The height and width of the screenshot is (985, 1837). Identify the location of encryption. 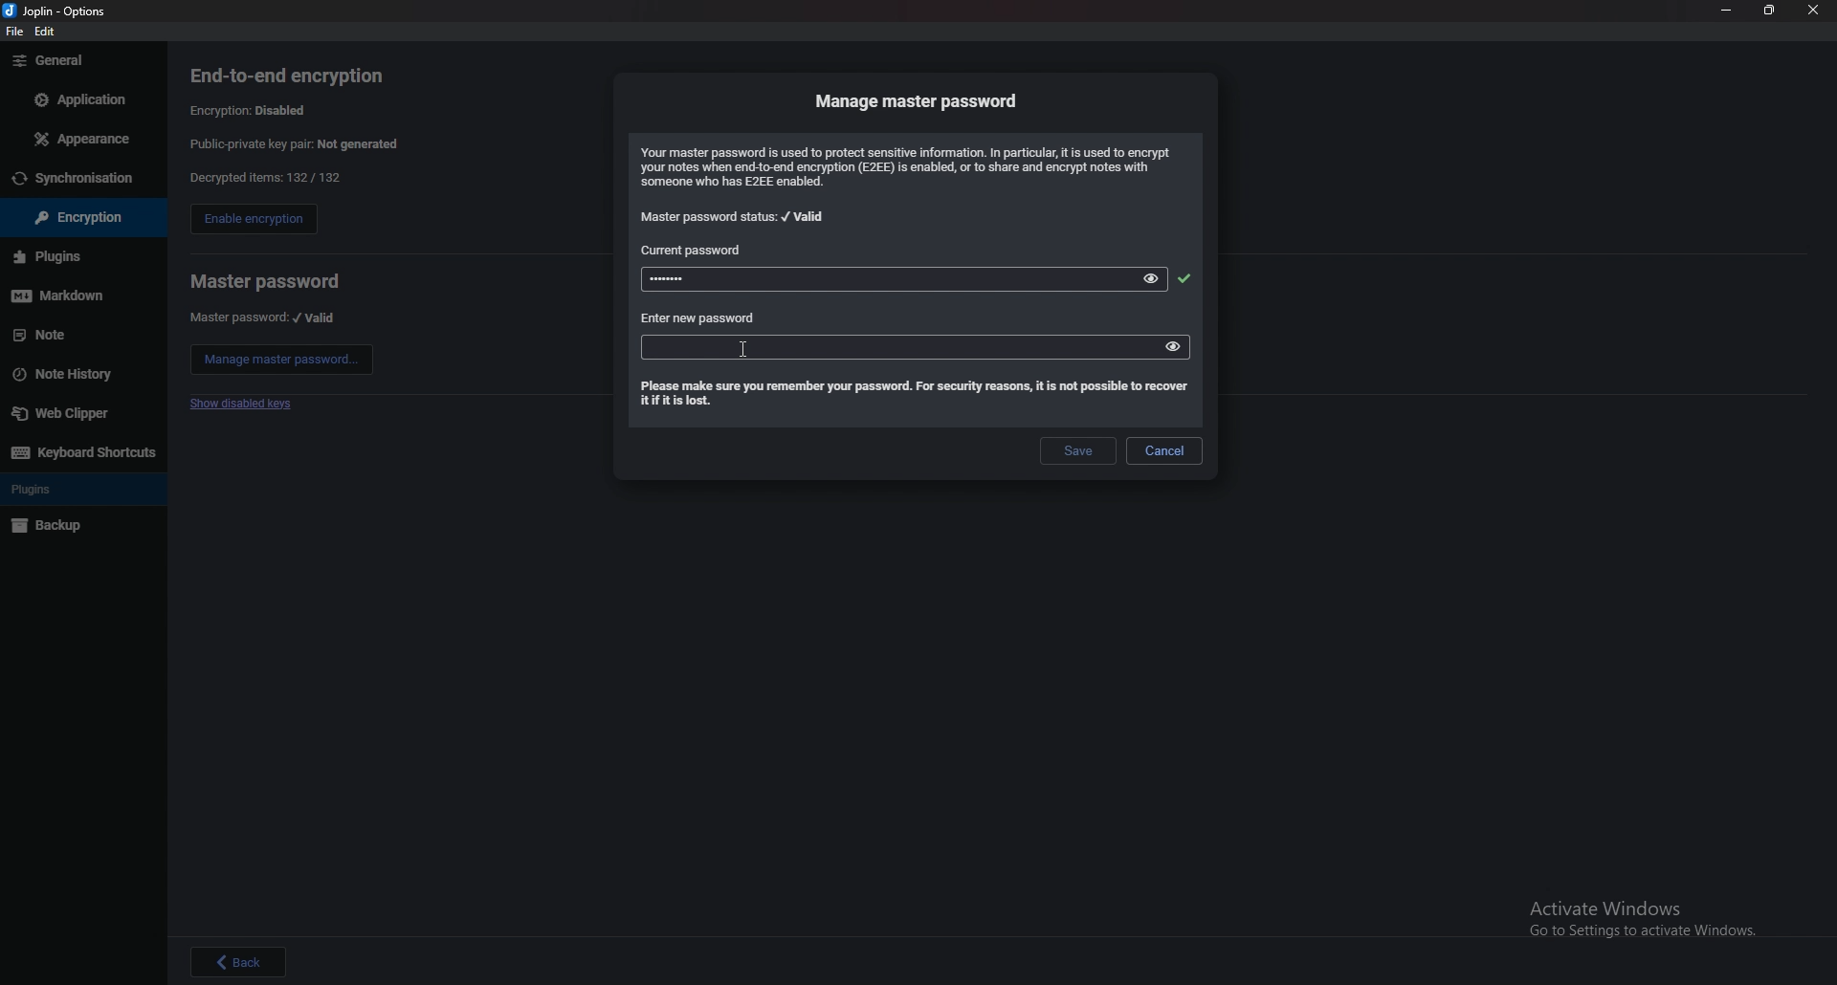
(73, 218).